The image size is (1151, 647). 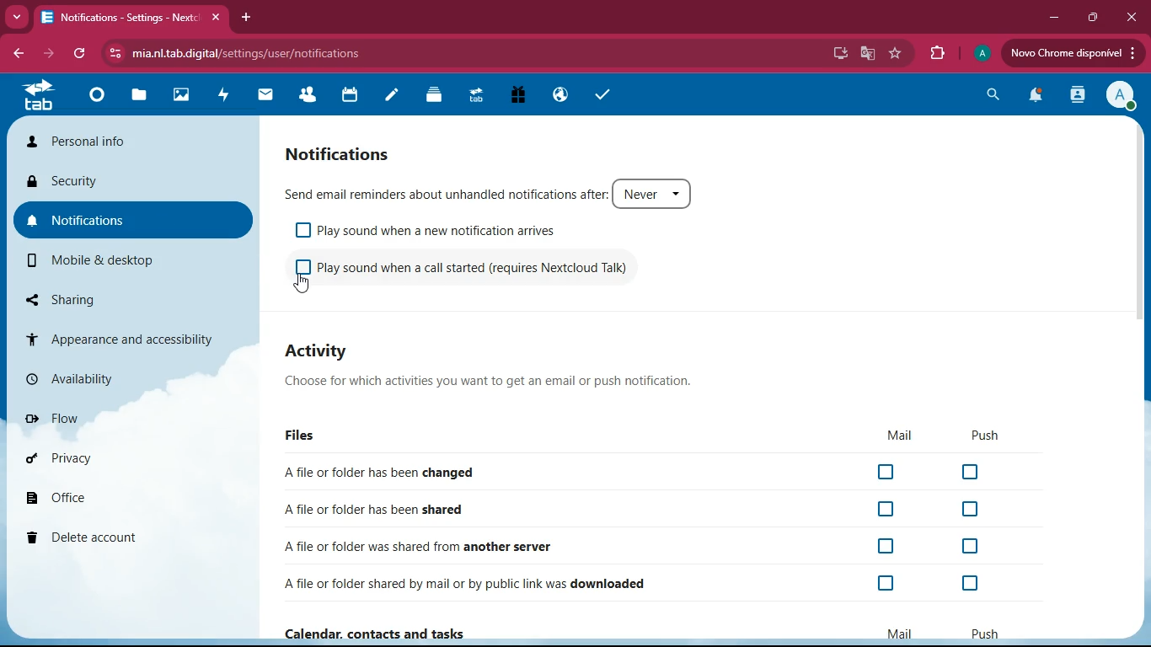 I want to click on sharing, so click(x=56, y=296).